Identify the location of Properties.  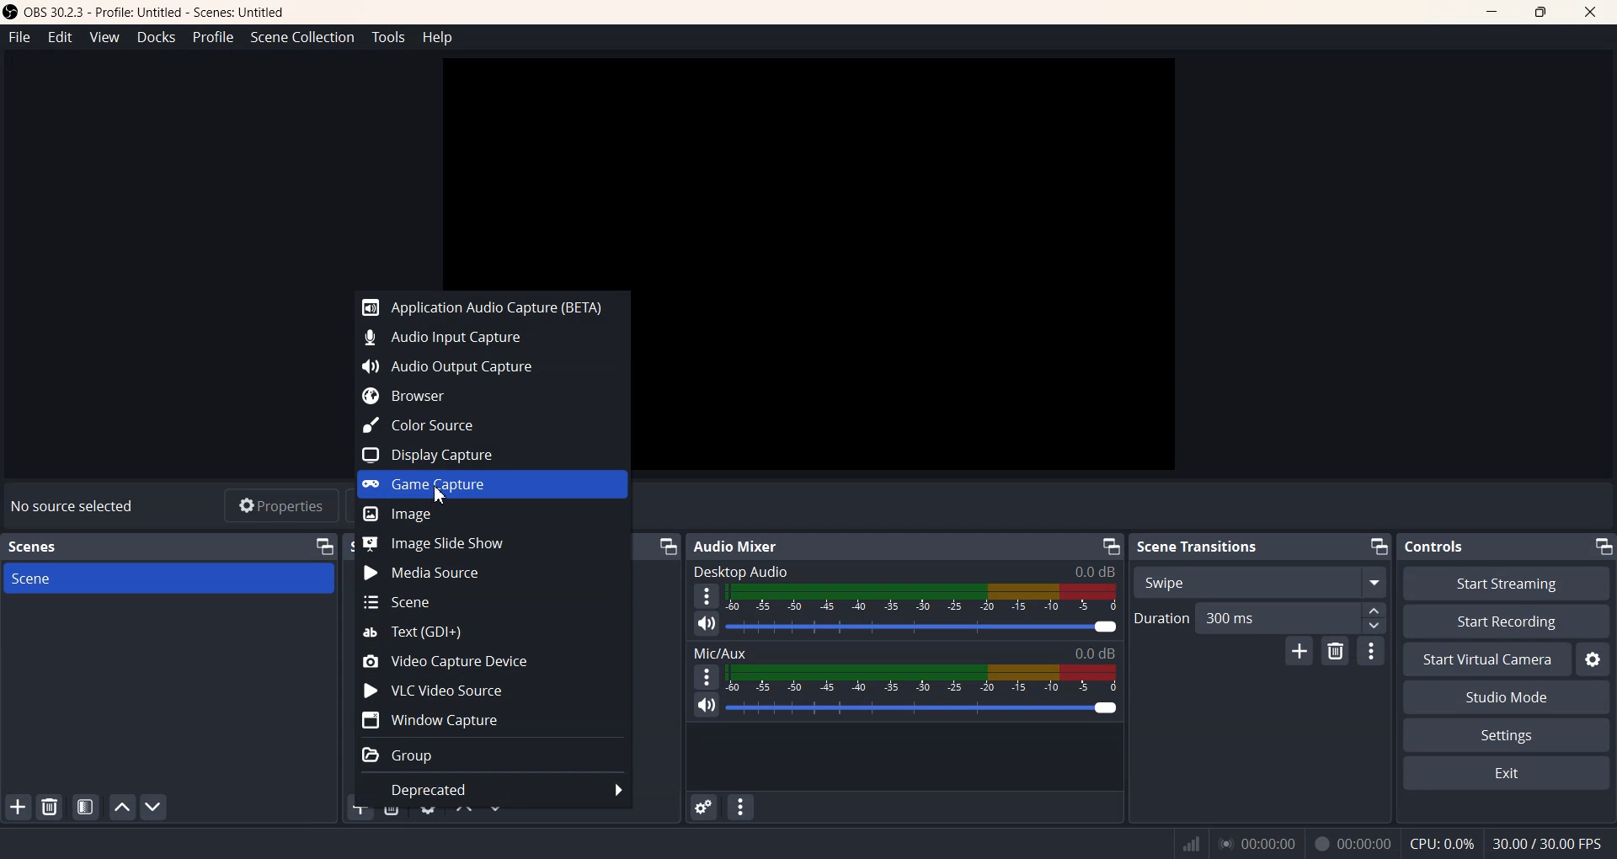
(280, 504).